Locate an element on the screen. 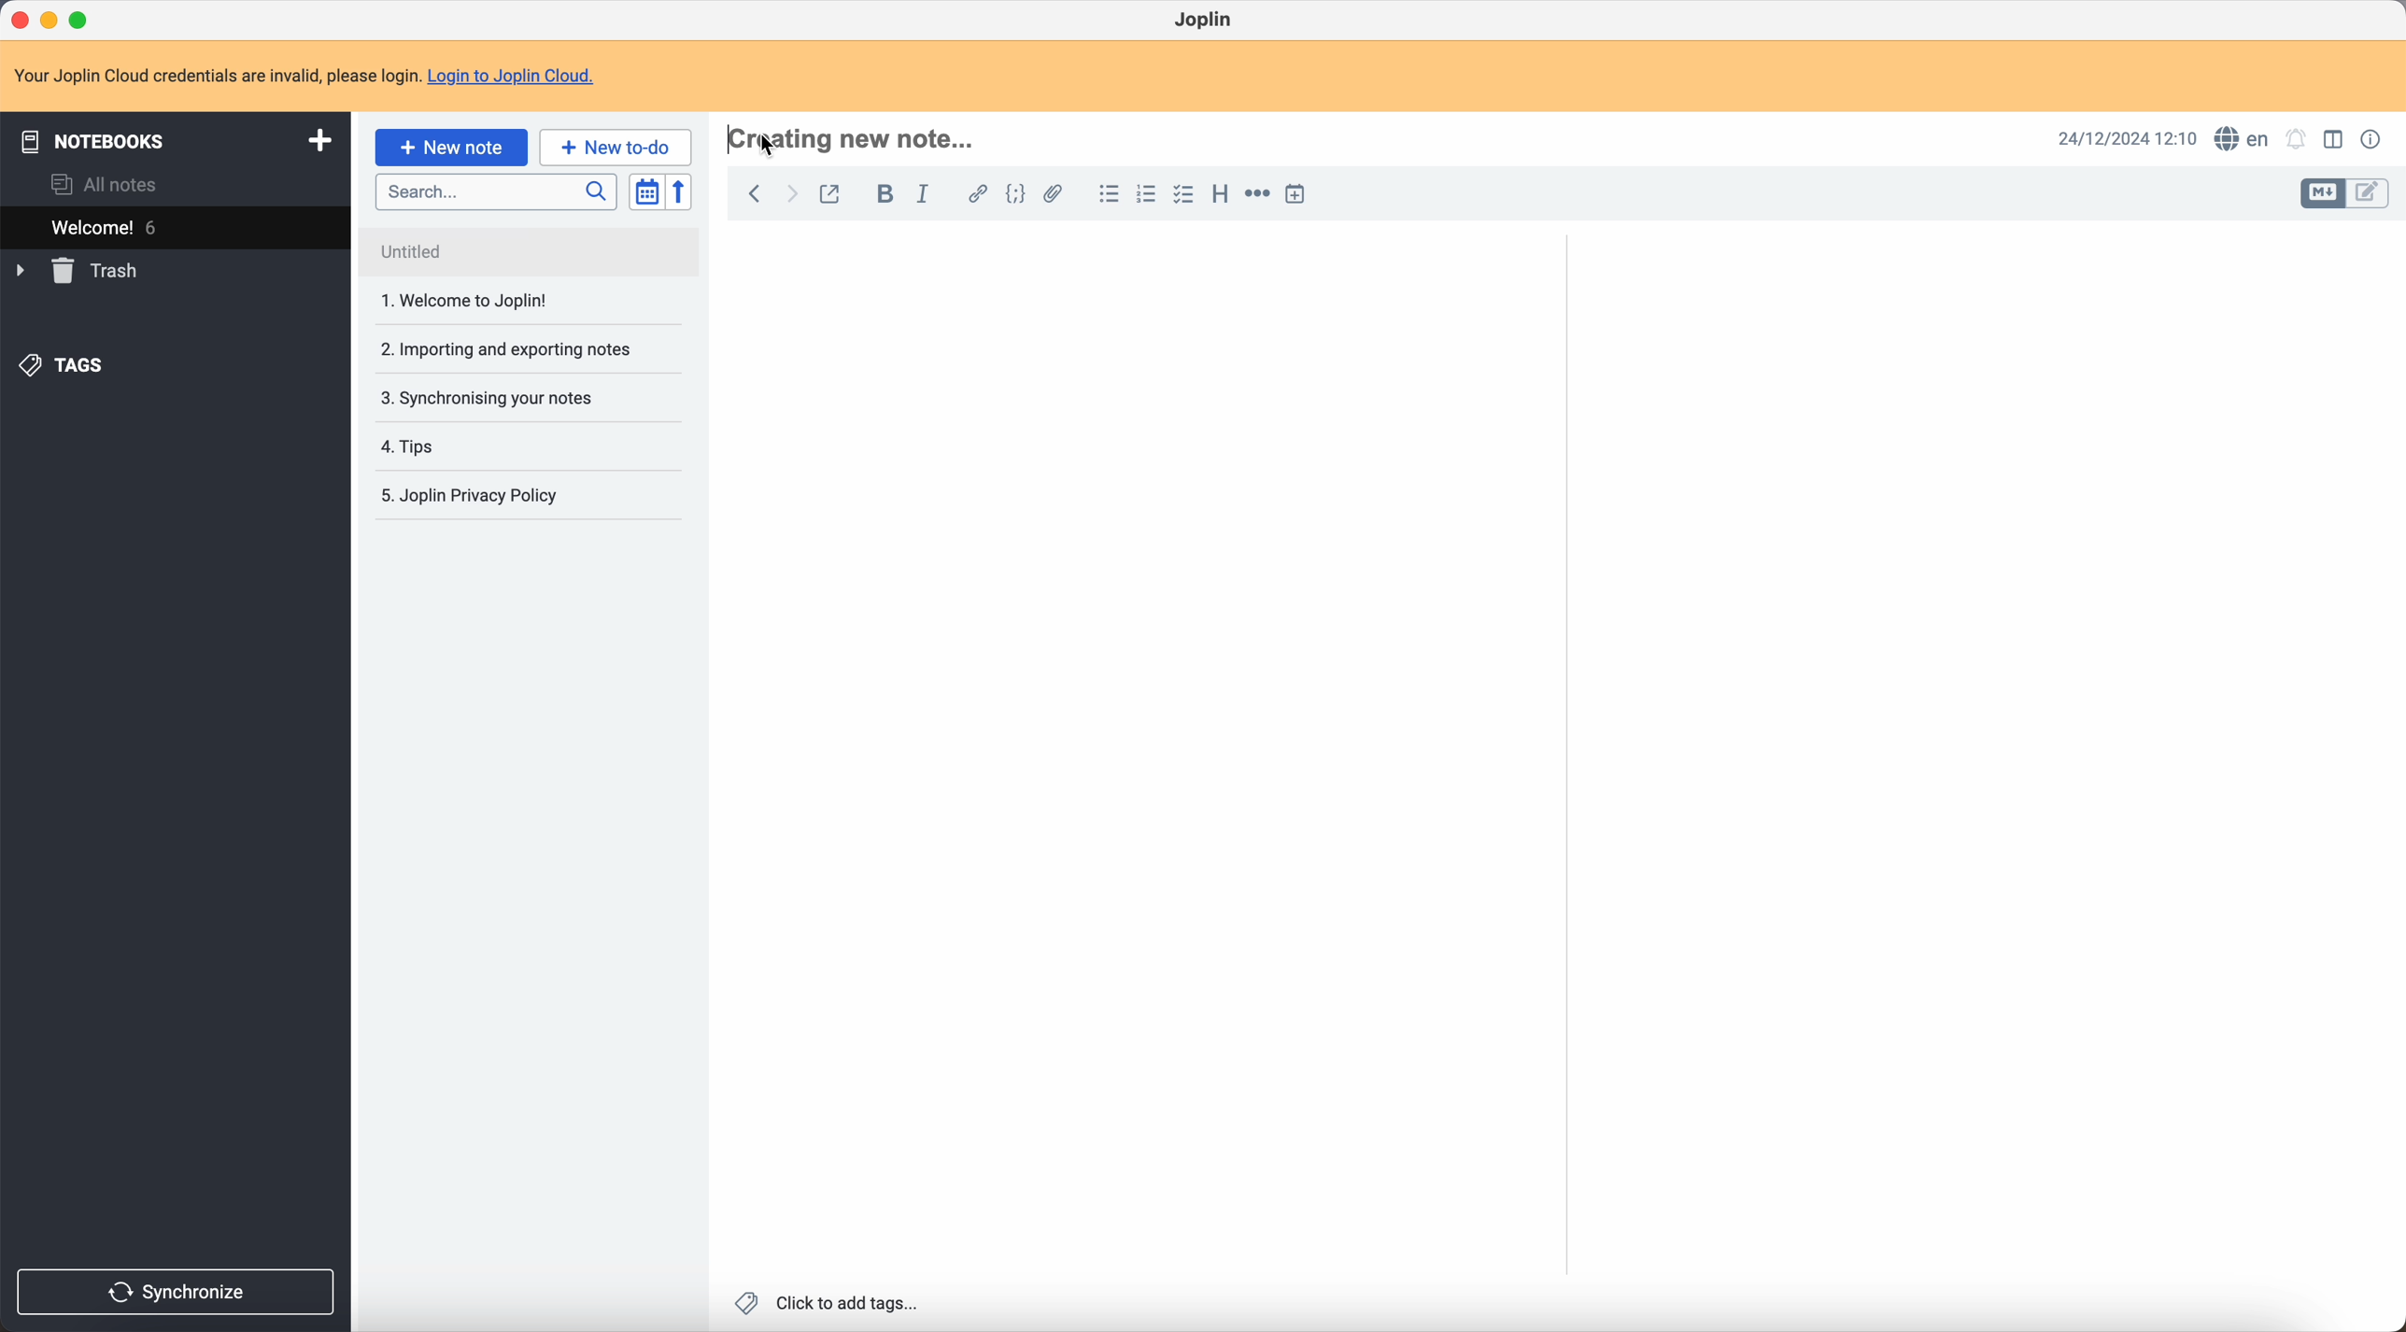 The width and height of the screenshot is (2406, 1332). check list is located at coordinates (1182, 195).